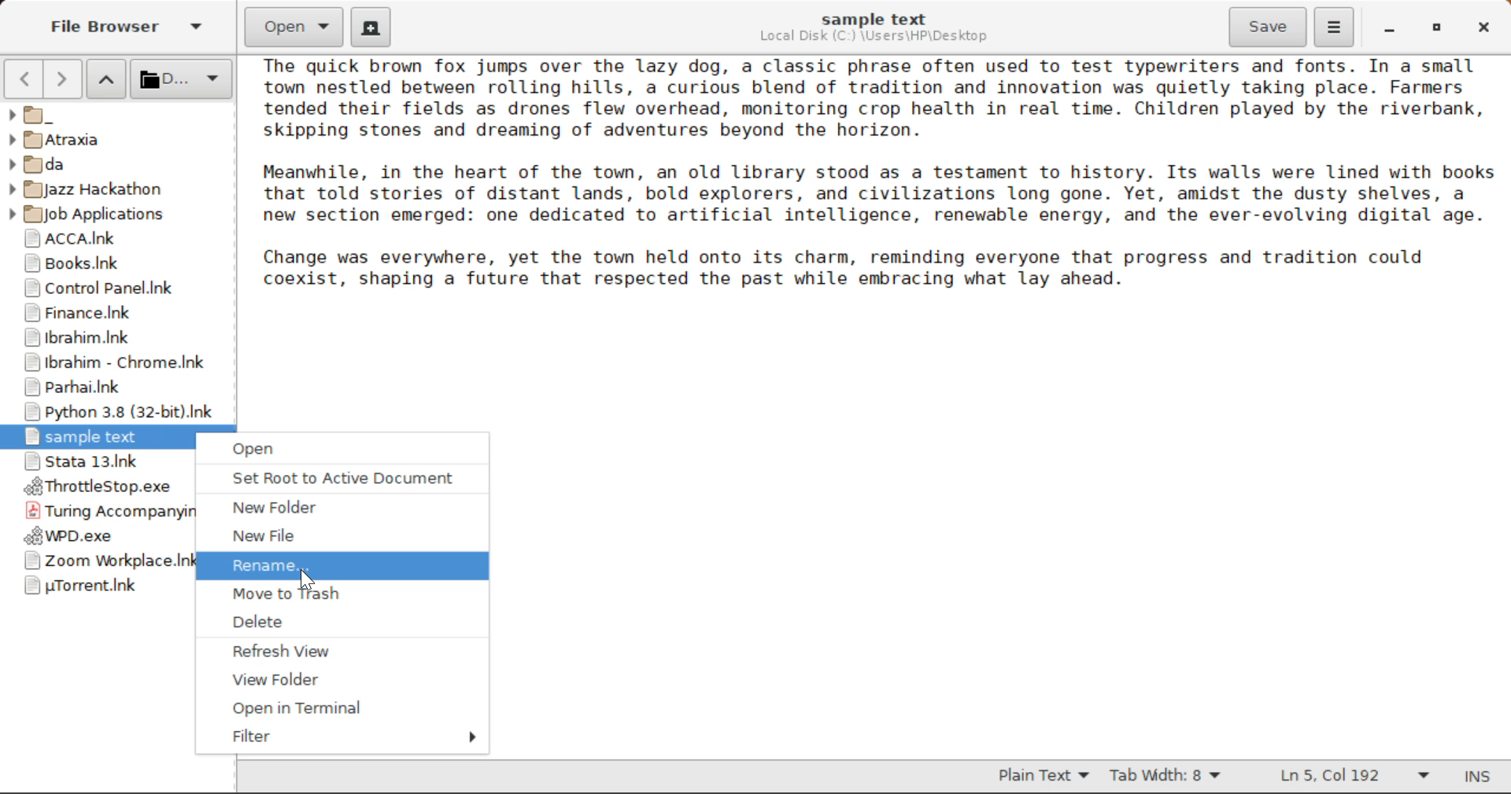 The image size is (1511, 794). I want to click on _ Folder, so click(115, 115).